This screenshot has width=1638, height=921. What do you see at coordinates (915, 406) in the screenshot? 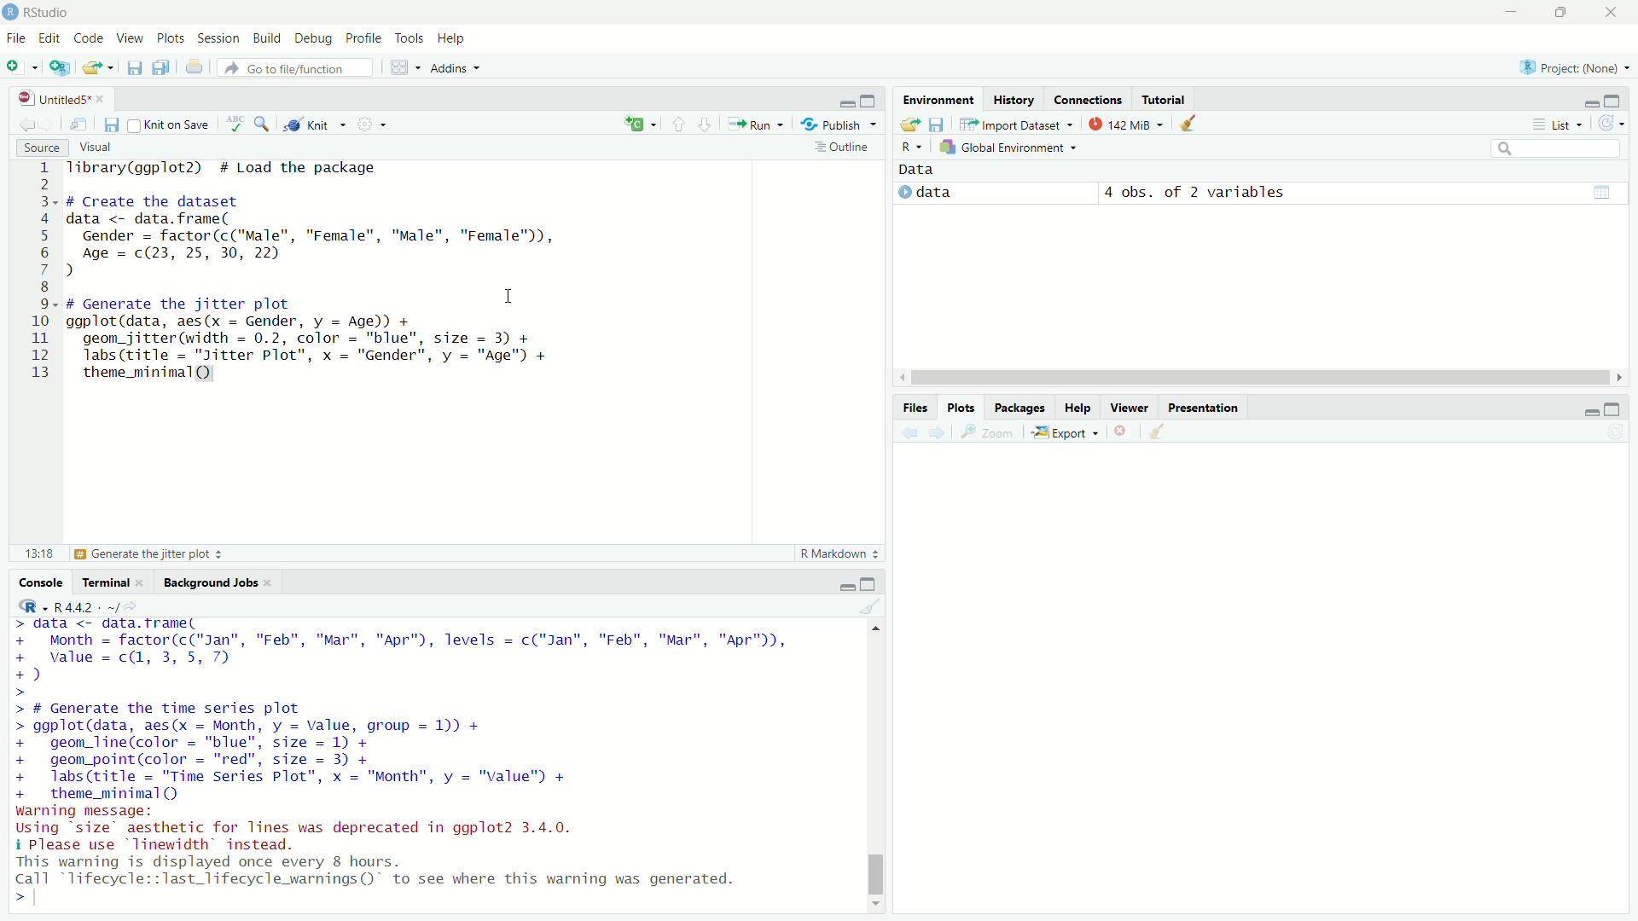
I see `files` at bounding box center [915, 406].